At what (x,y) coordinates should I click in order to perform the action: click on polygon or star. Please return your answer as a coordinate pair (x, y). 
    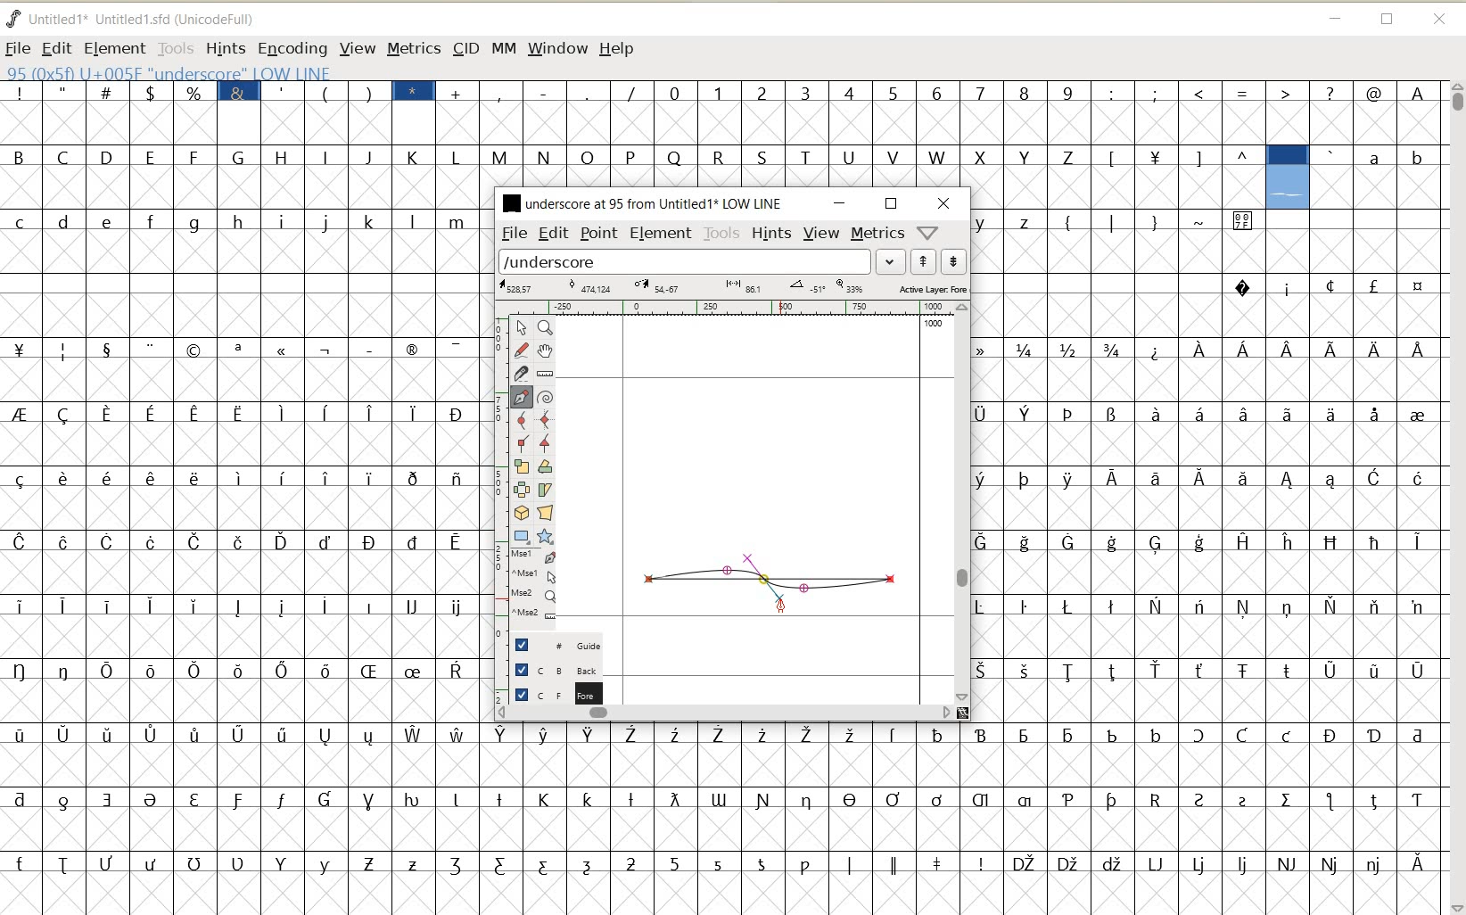
    Looking at the image, I should click on (544, 536).